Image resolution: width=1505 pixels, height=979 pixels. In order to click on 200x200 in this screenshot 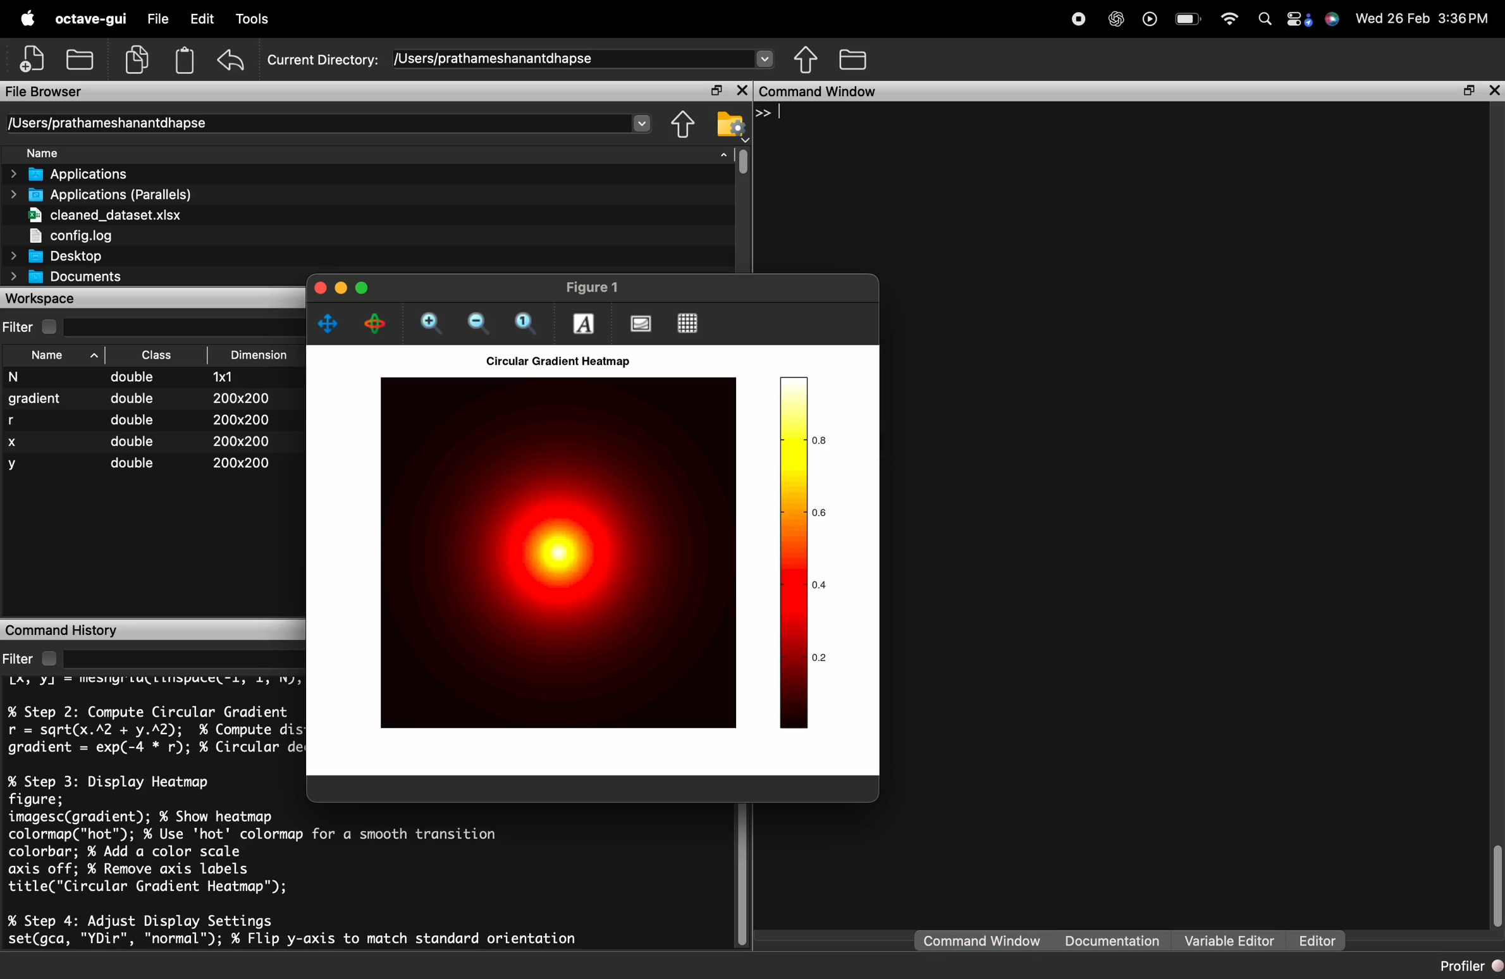, I will do `click(239, 397)`.